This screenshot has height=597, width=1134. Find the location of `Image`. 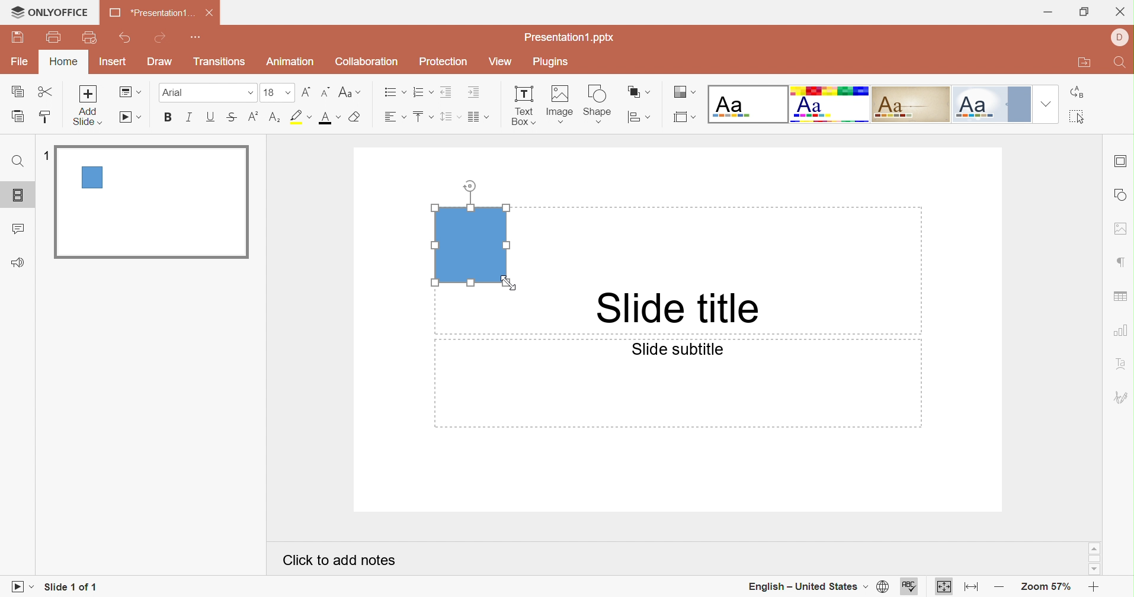

Image is located at coordinates (559, 106).